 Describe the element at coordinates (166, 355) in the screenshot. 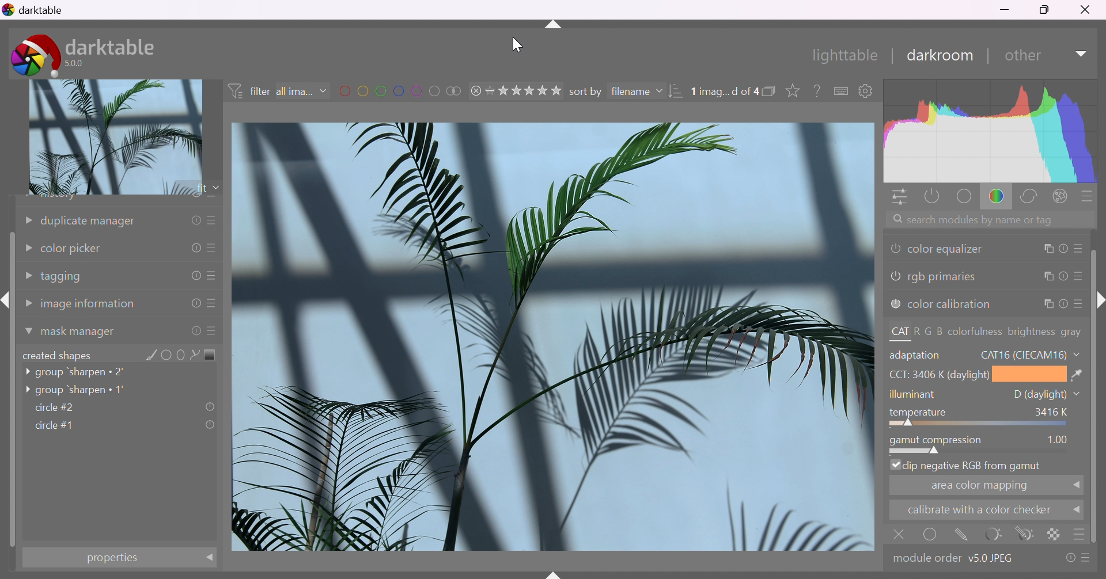

I see `add circle` at that location.